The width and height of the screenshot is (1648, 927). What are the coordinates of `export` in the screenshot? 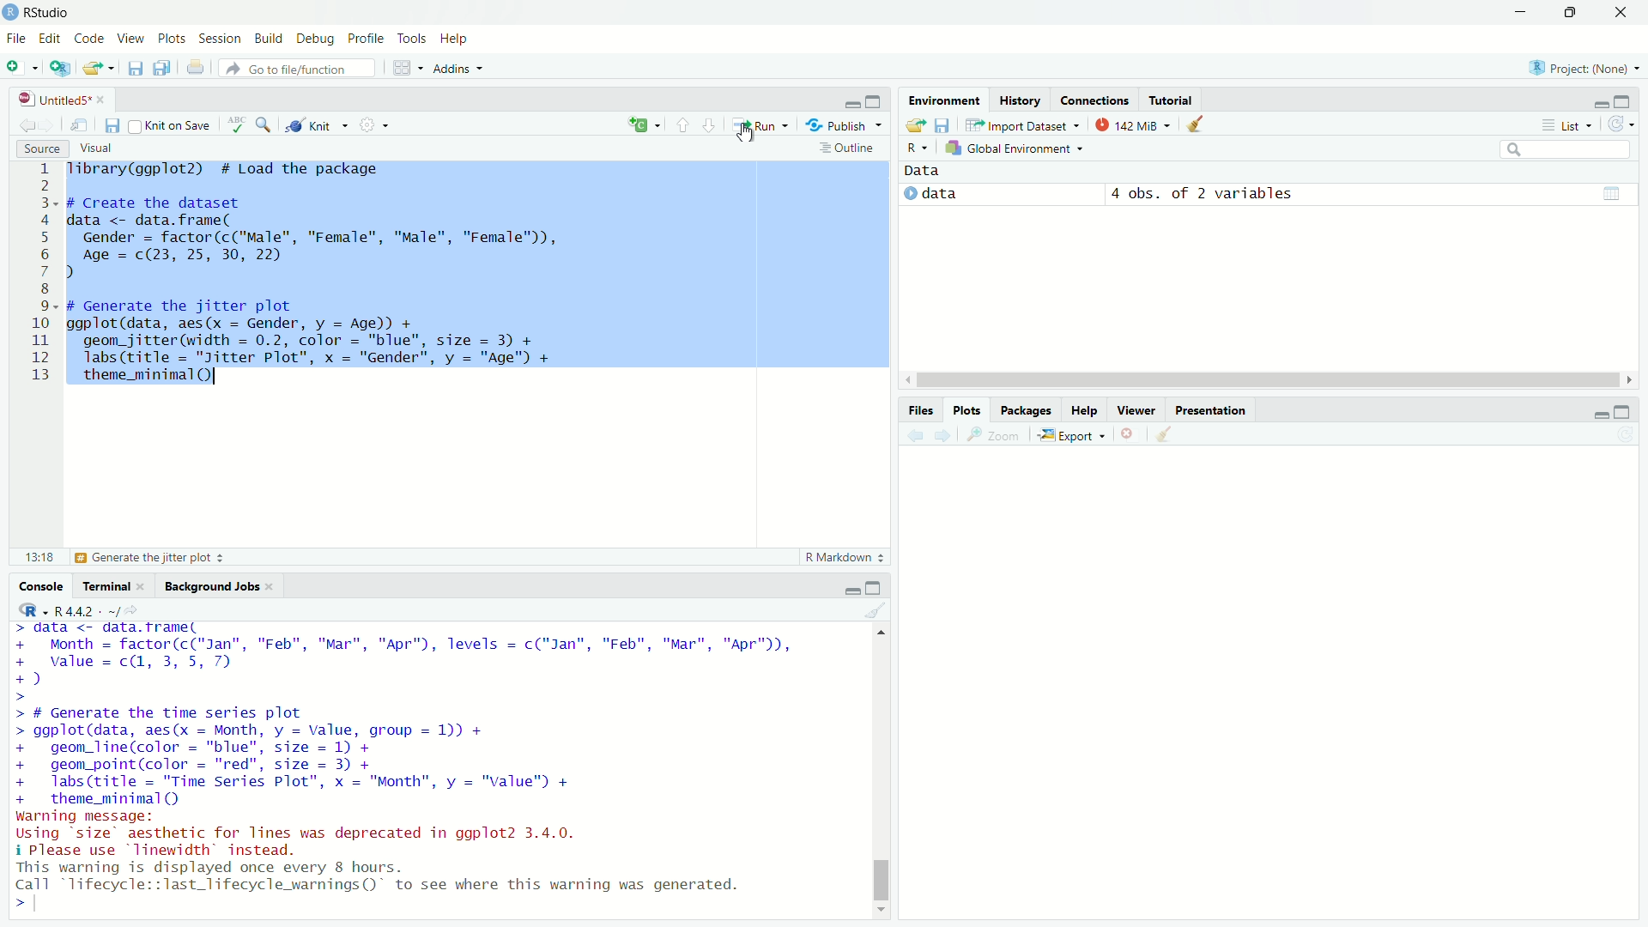 It's located at (1075, 436).